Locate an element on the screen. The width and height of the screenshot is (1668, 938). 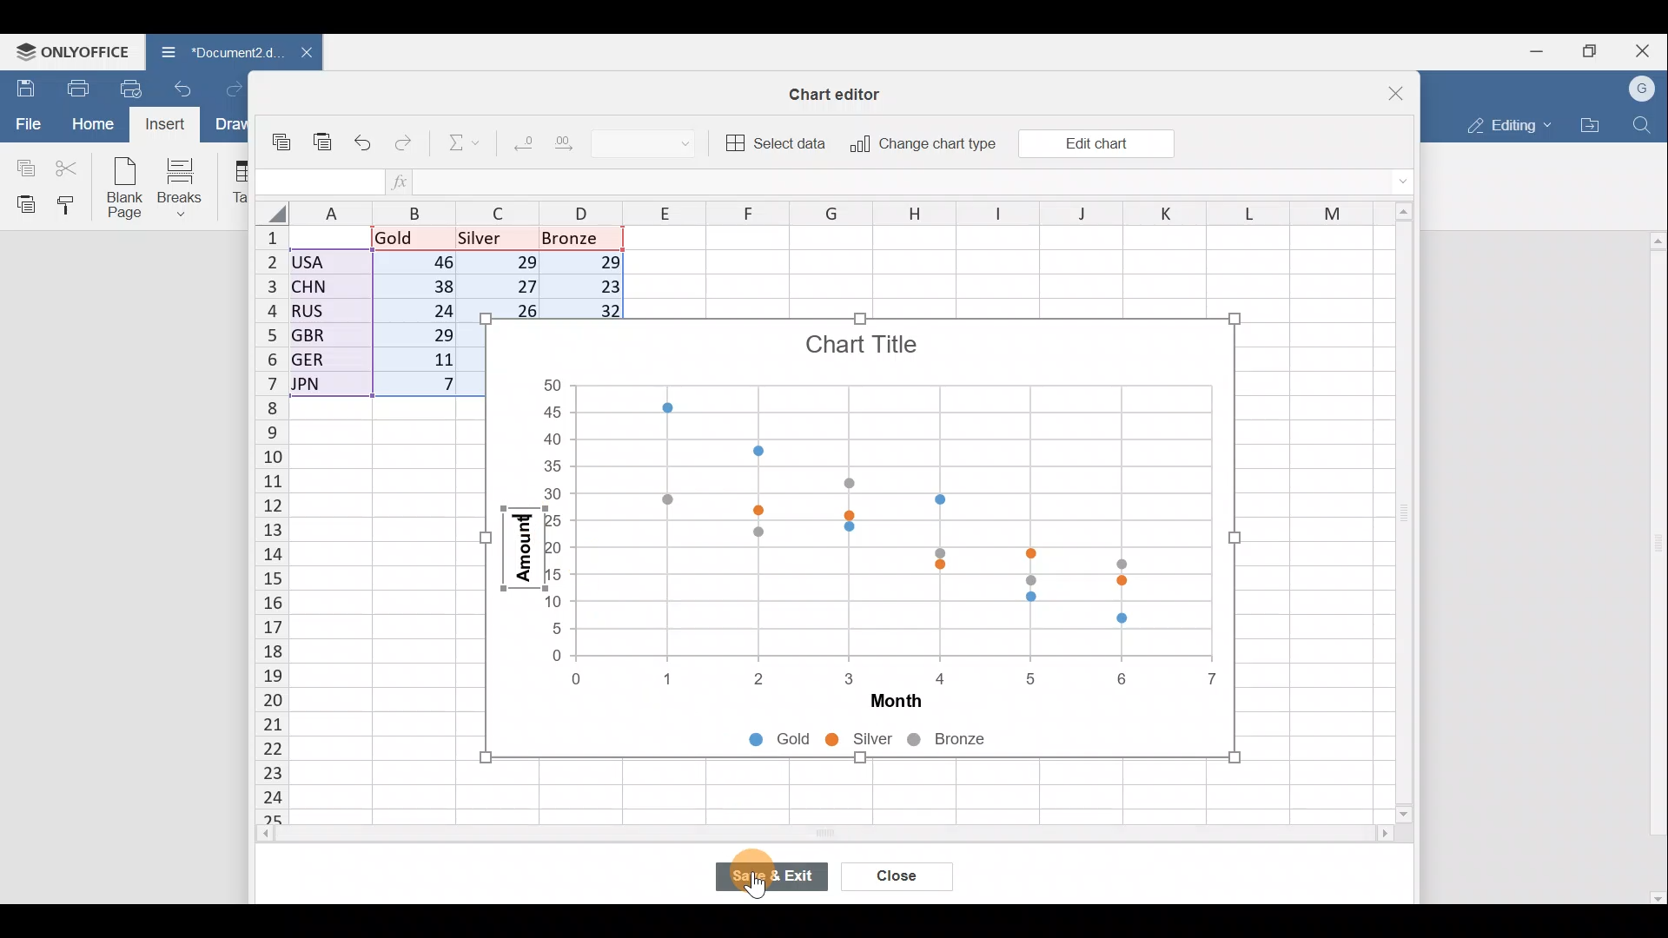
Redo is located at coordinates (235, 88).